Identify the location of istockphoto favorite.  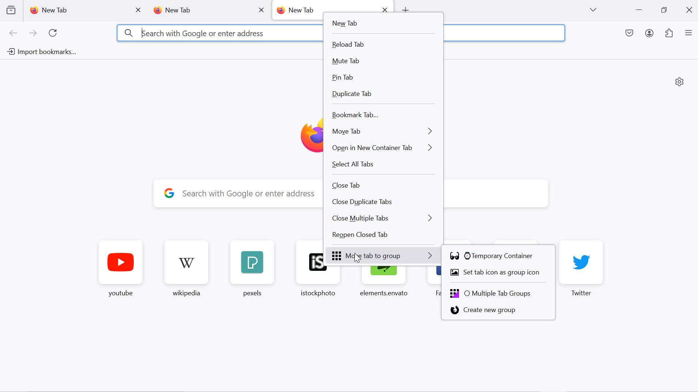
(315, 283).